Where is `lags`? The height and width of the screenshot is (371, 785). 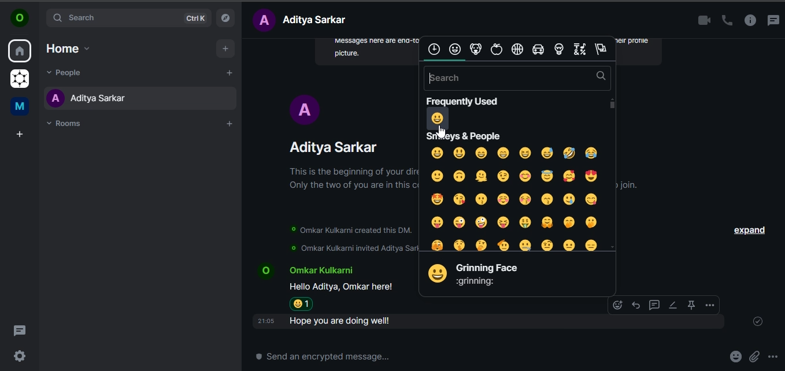 lags is located at coordinates (603, 49).